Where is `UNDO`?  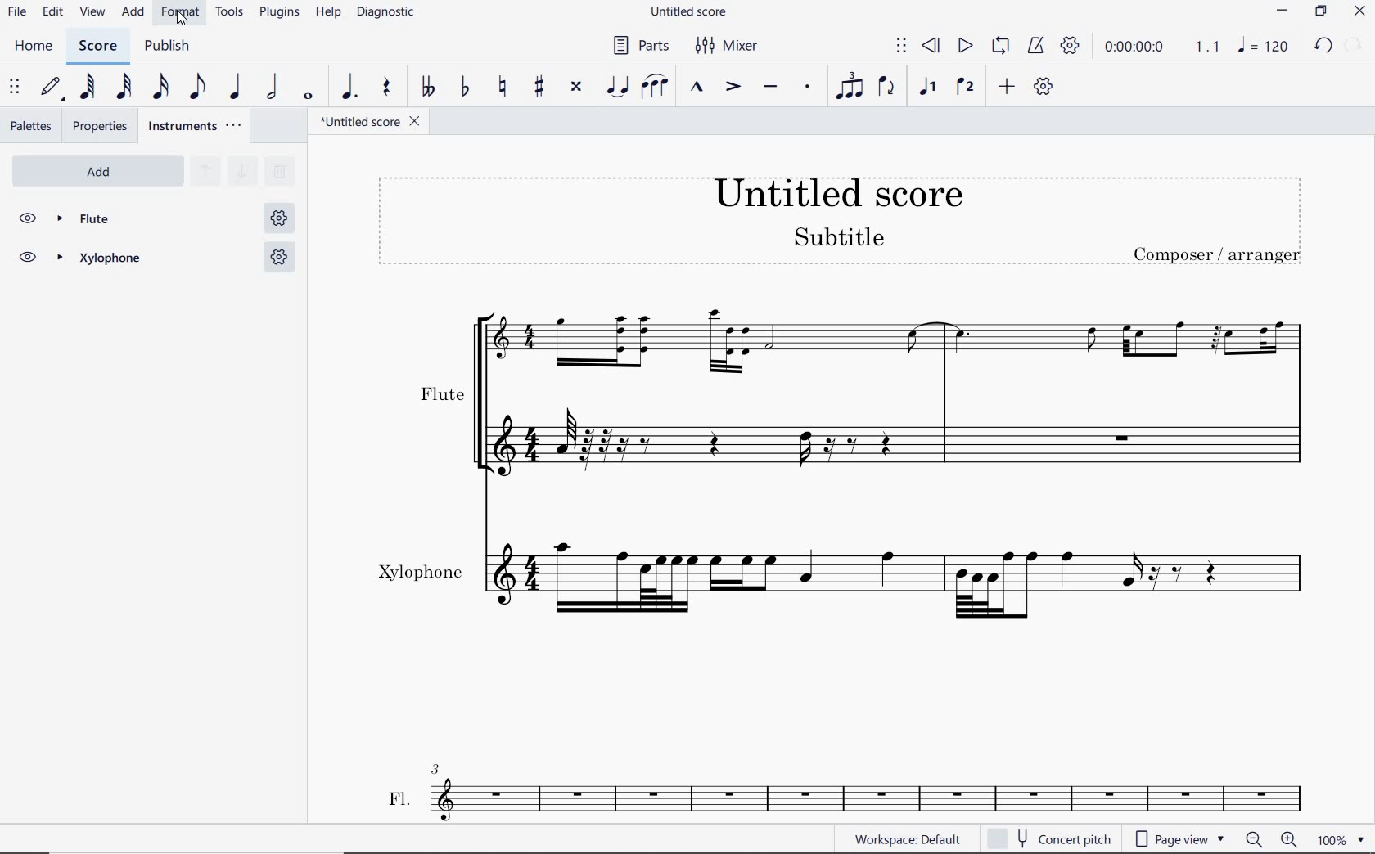
UNDO is located at coordinates (1322, 47).